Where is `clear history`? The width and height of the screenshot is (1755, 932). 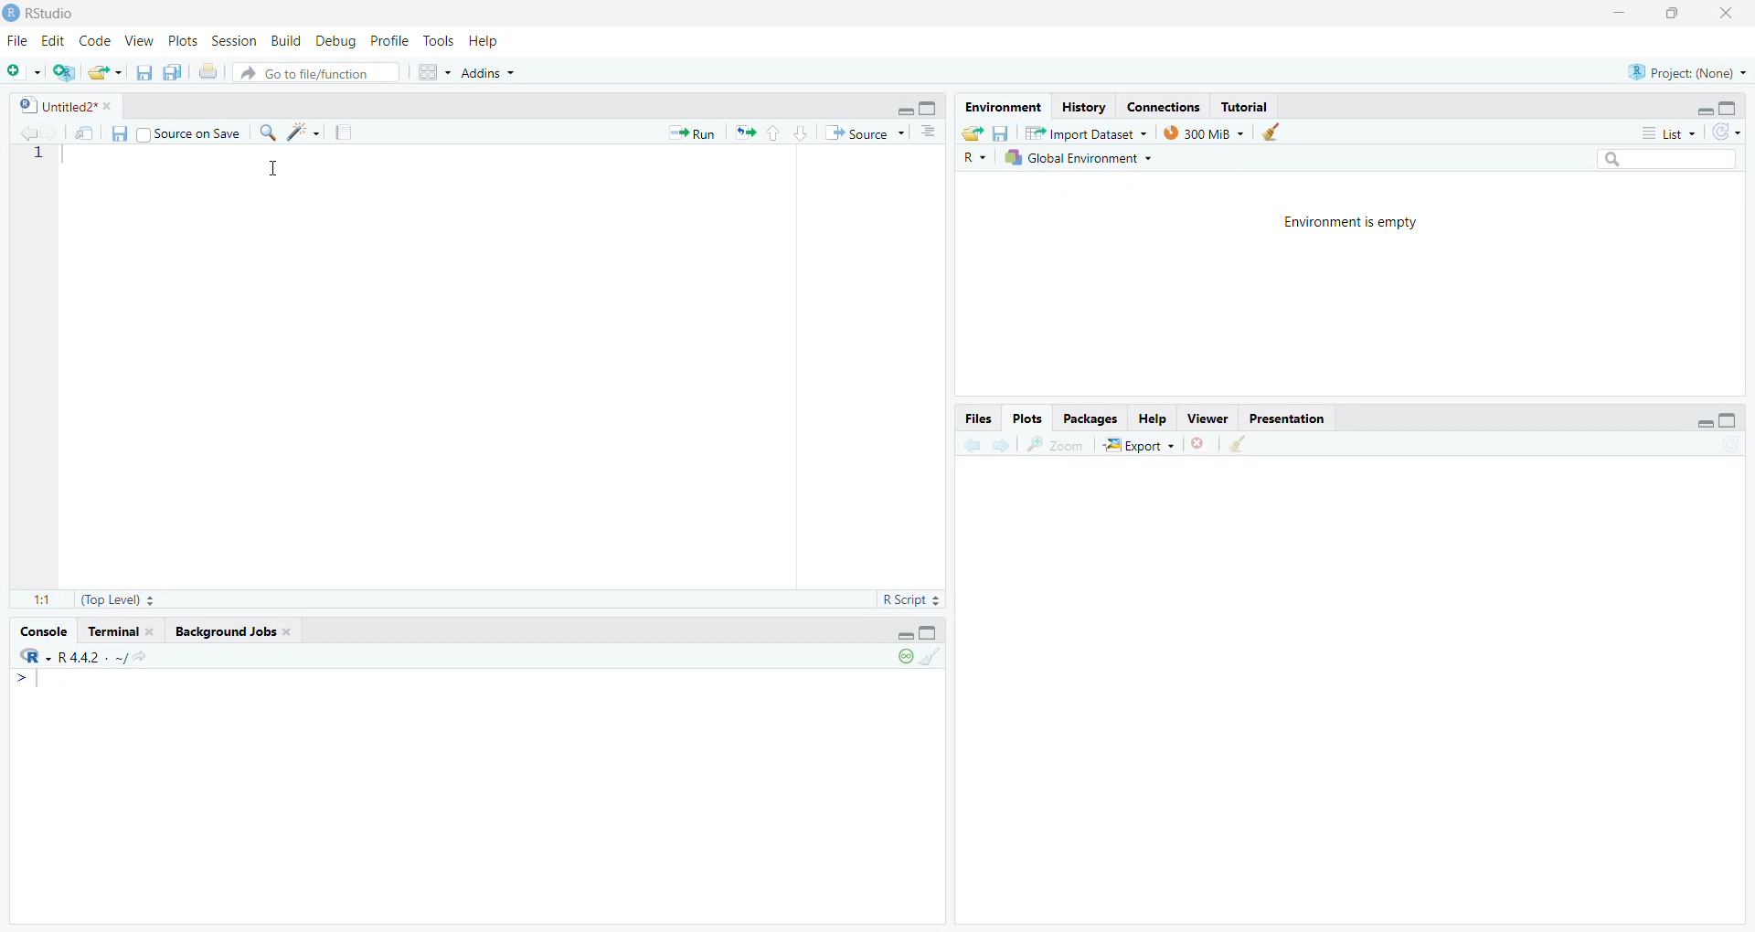
clear history is located at coordinates (1280, 132).